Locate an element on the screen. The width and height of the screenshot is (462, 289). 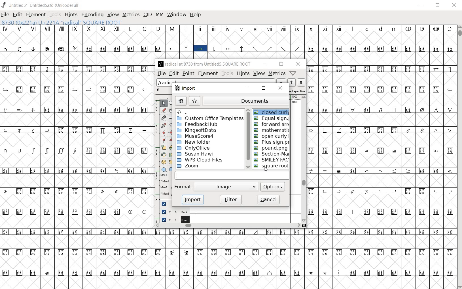
New folder is located at coordinates (194, 142).